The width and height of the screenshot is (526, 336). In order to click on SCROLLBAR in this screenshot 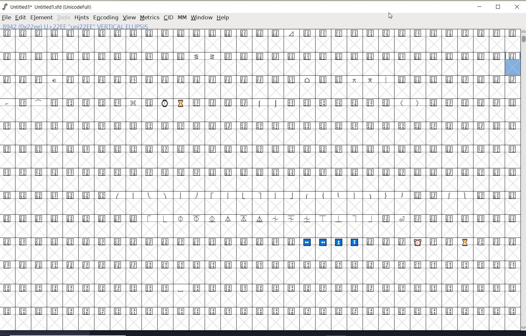, I will do `click(523, 181)`.